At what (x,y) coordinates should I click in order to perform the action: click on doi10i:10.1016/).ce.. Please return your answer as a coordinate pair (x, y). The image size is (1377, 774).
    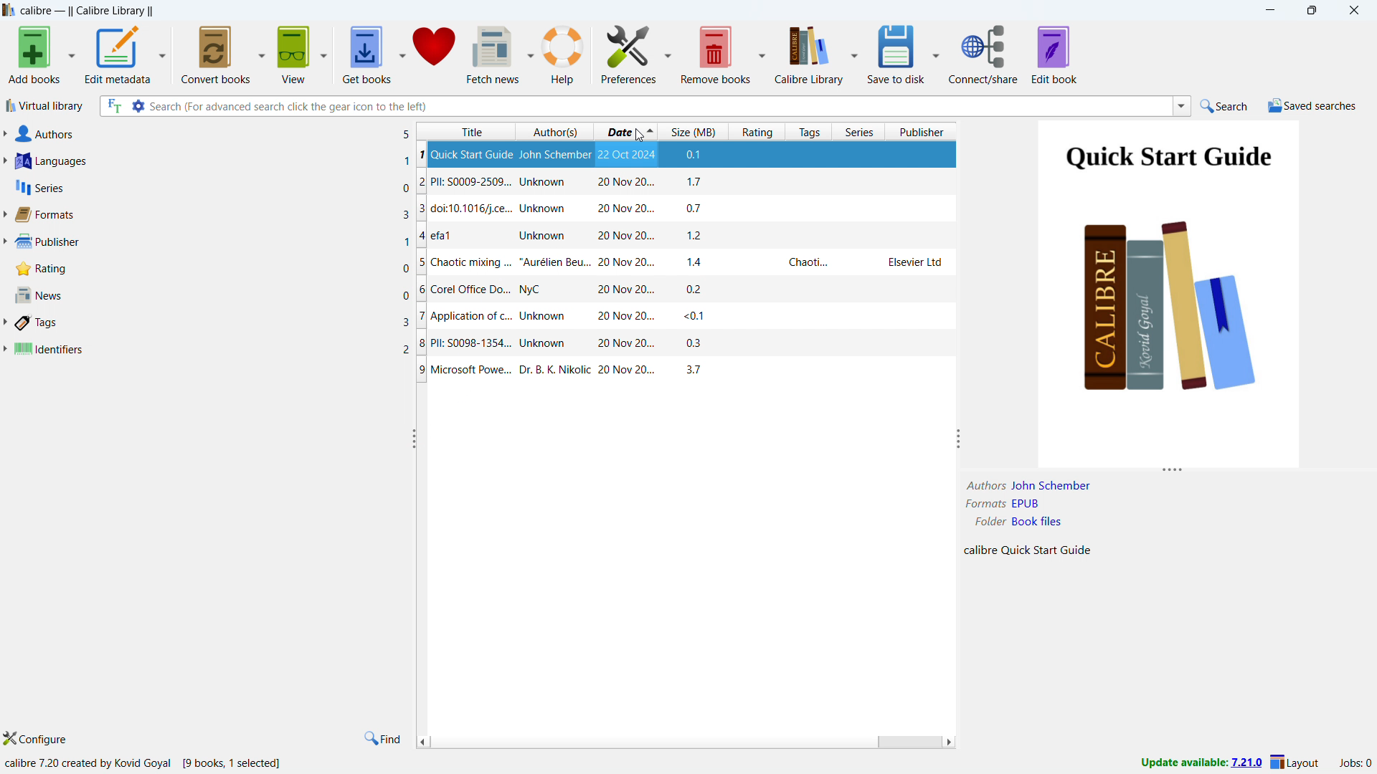
    Looking at the image, I should click on (464, 183).